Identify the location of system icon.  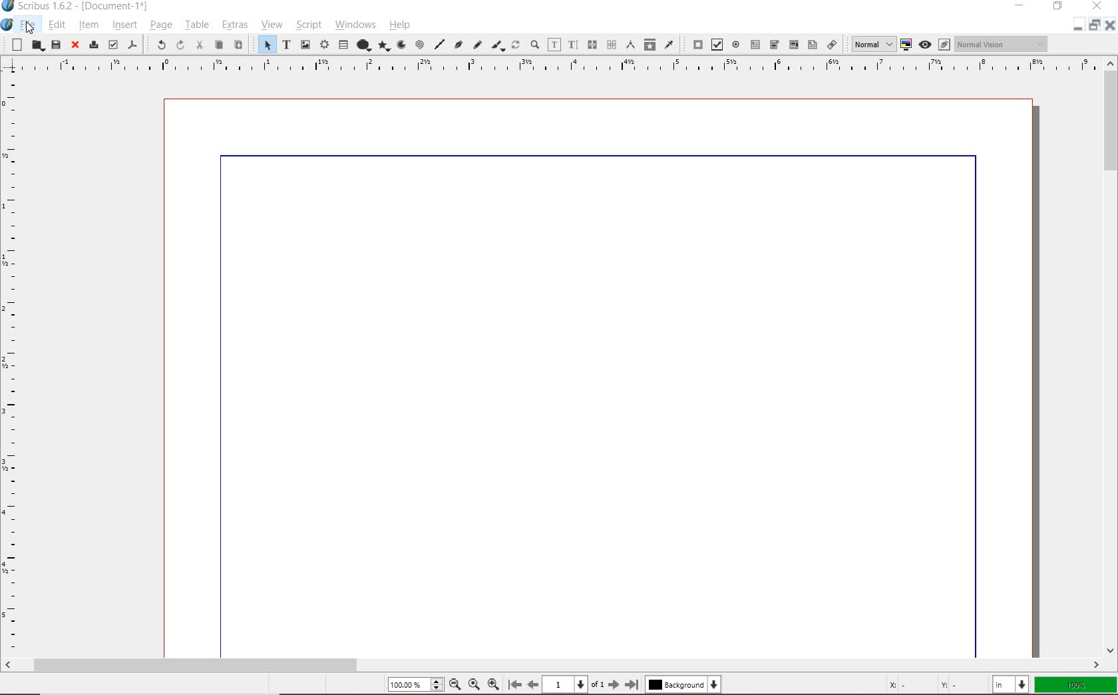
(8, 25).